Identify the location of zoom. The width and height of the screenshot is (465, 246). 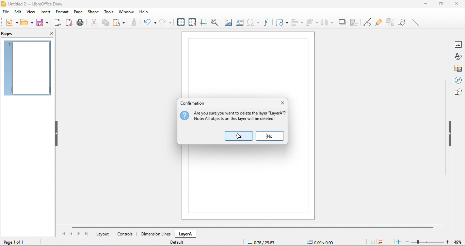
(427, 242).